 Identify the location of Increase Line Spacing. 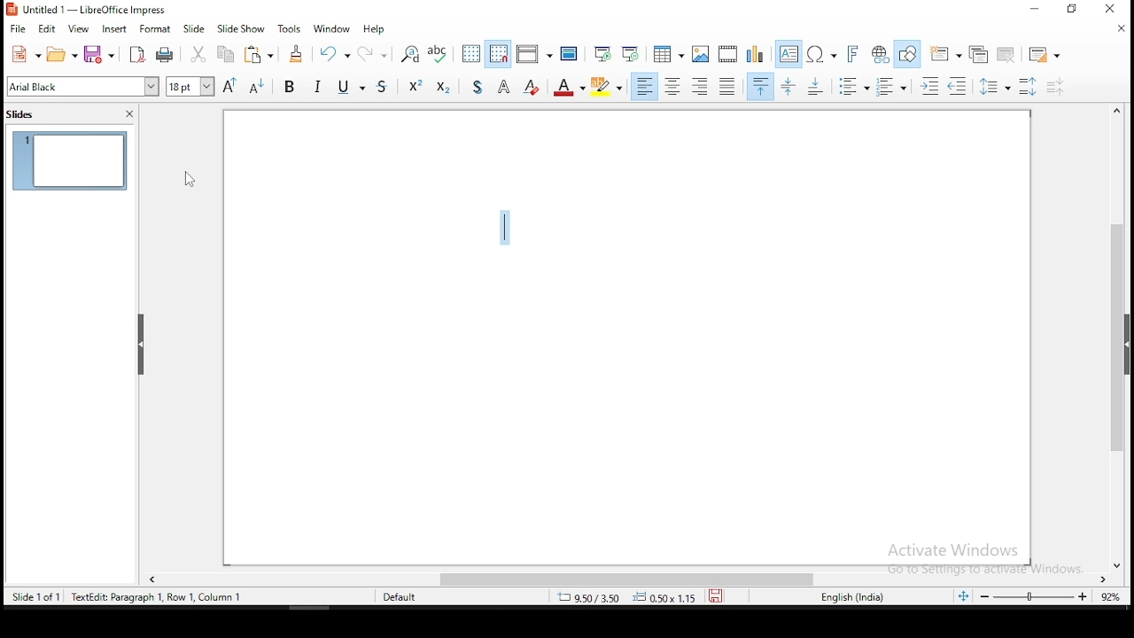
(1030, 86).